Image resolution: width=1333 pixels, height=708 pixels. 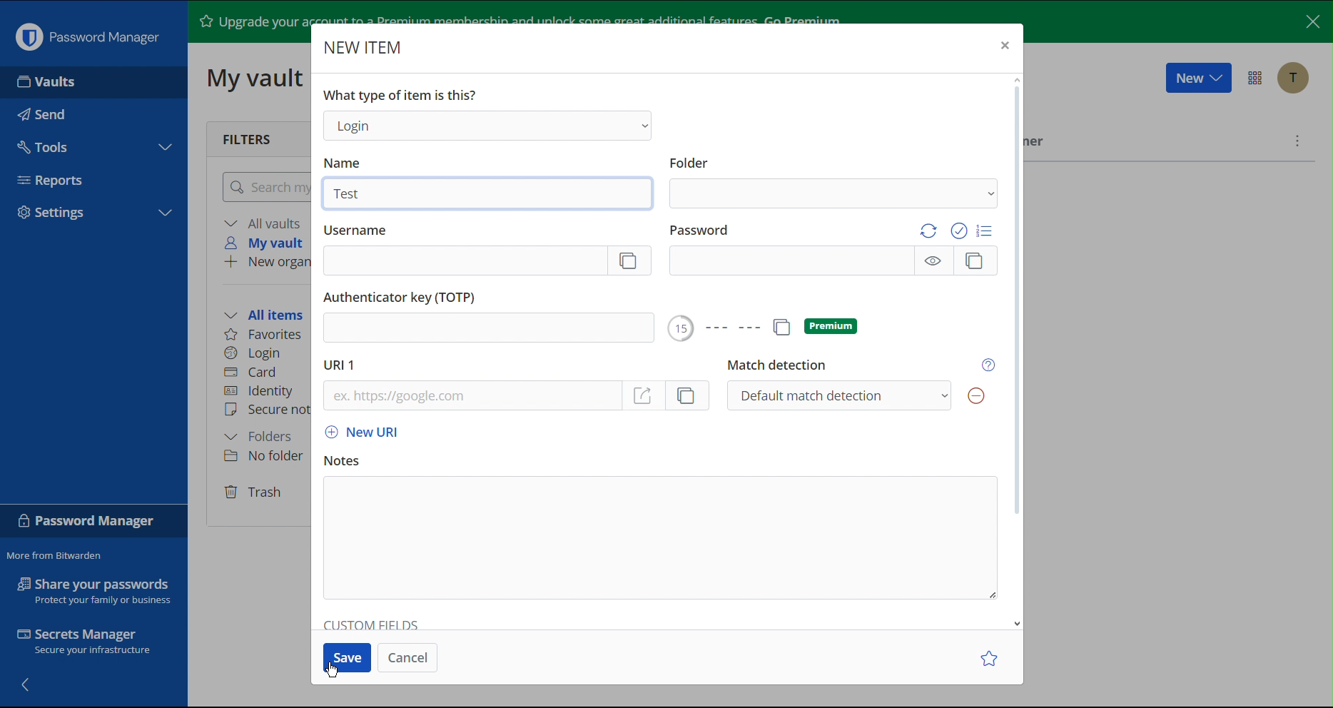 What do you see at coordinates (255, 492) in the screenshot?
I see `Trash` at bounding box center [255, 492].